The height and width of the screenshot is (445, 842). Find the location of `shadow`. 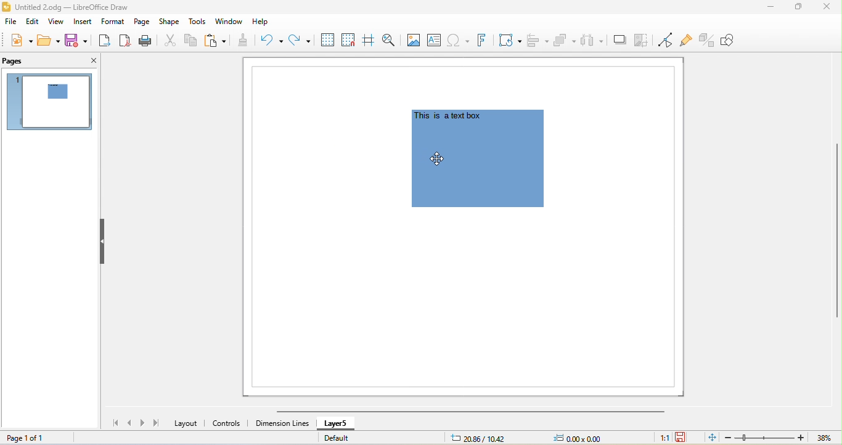

shadow is located at coordinates (621, 39).